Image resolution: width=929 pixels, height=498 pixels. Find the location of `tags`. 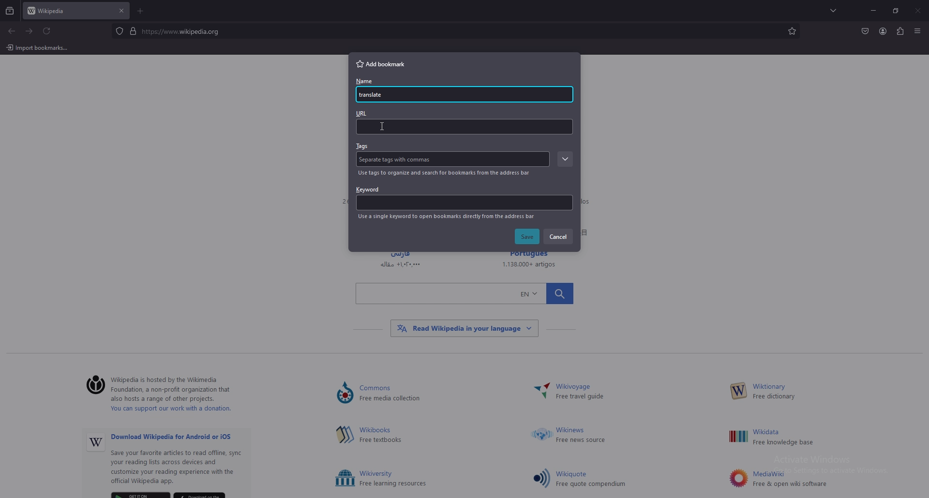

tags is located at coordinates (366, 146).